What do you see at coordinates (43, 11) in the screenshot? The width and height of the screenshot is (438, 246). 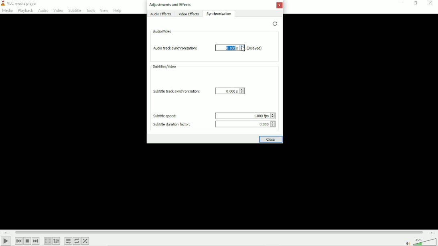 I see `Audio` at bounding box center [43, 11].